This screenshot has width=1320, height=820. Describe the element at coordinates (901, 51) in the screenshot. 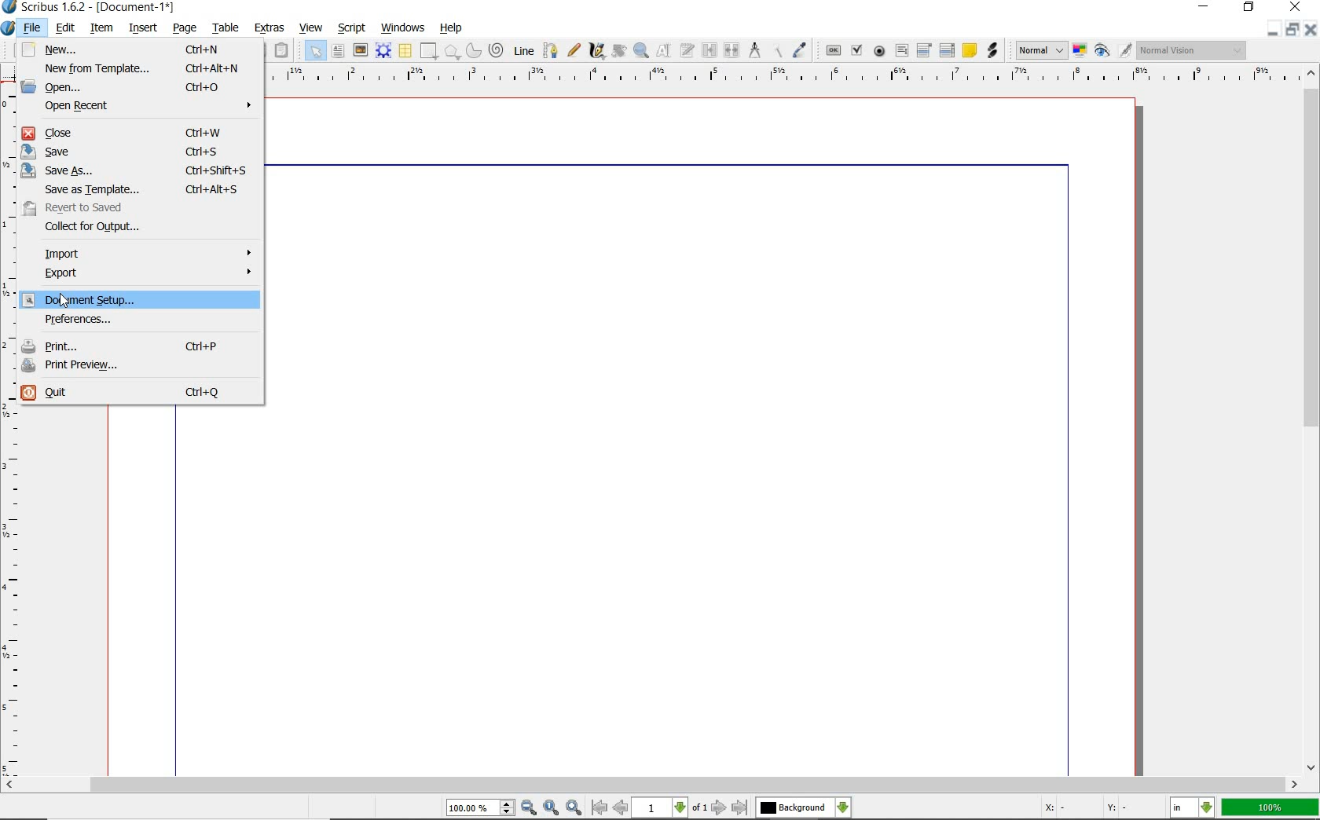

I see `pdf text field` at that location.